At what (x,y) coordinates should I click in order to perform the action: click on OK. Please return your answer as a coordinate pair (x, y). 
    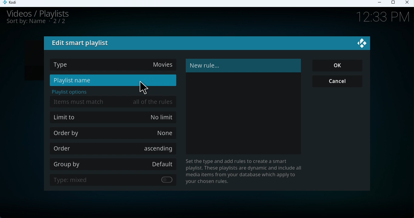
    Looking at the image, I should click on (339, 66).